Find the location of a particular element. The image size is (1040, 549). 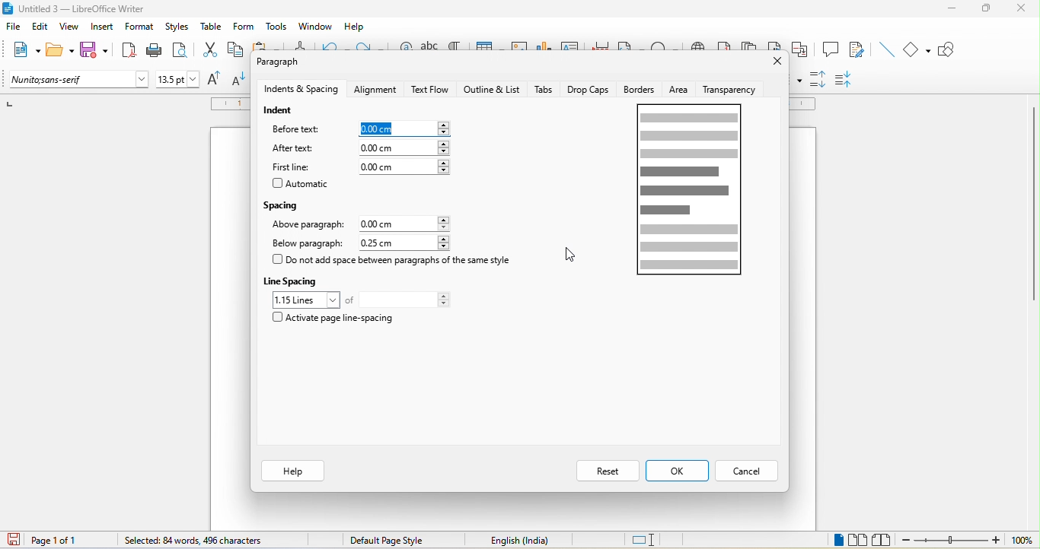

cut is located at coordinates (210, 51).